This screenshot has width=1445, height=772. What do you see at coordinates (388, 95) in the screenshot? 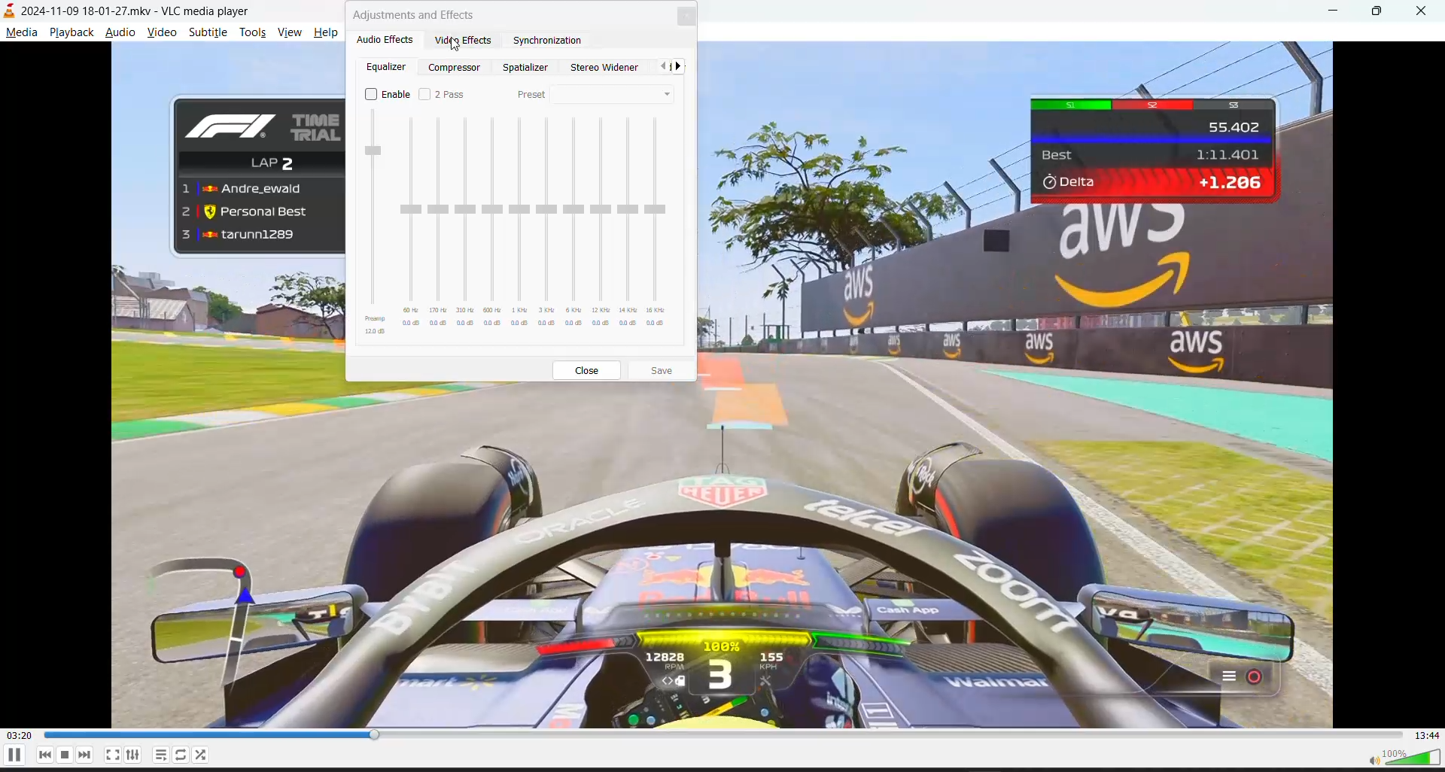
I see `enable` at bounding box center [388, 95].